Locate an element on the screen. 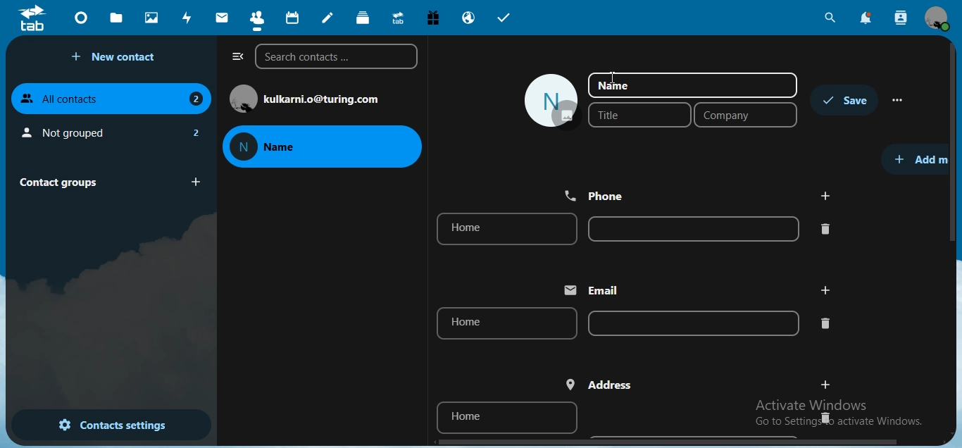 This screenshot has width=962, height=448. activity is located at coordinates (187, 18).